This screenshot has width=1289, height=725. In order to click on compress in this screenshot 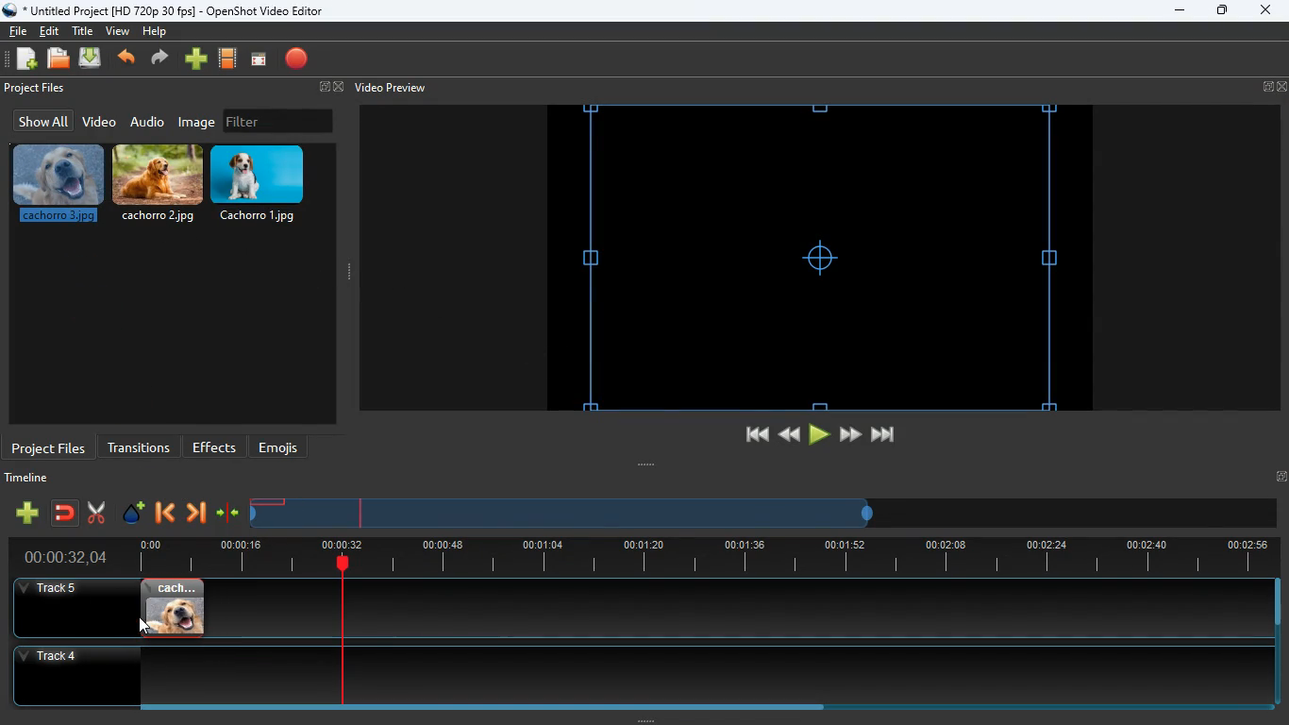, I will do `click(228, 514)`.